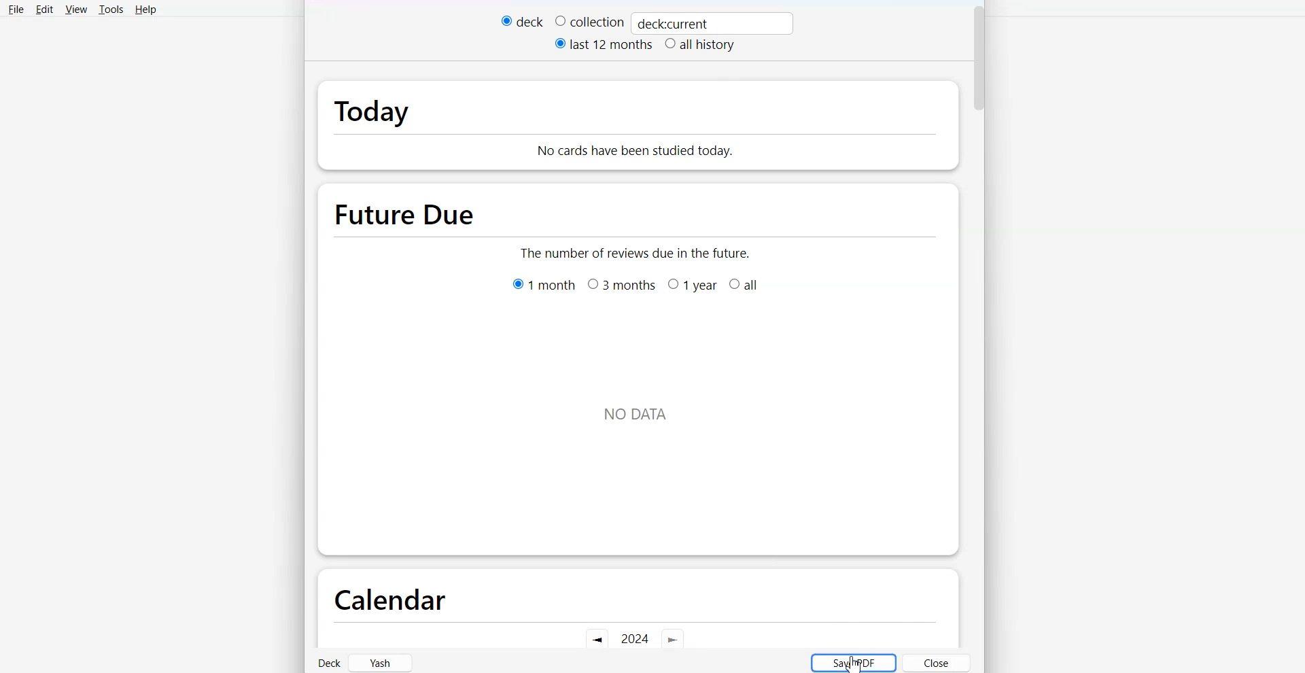 The image size is (1305, 673). Describe the element at coordinates (746, 285) in the screenshot. I see `All` at that location.